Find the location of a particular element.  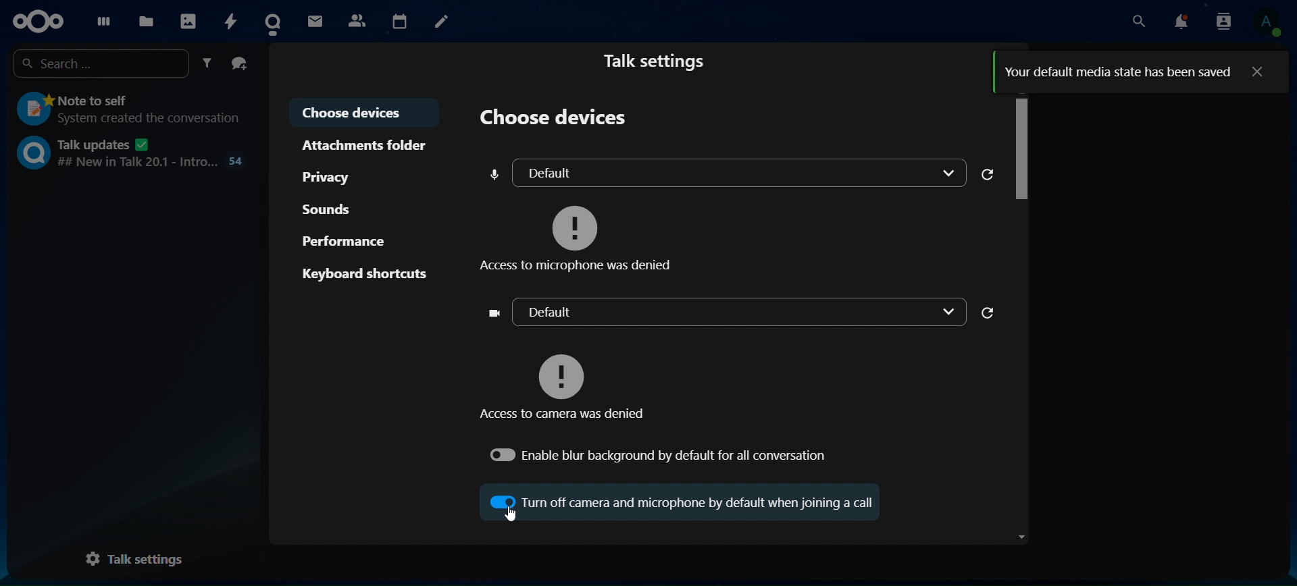

talk is located at coordinates (273, 22).